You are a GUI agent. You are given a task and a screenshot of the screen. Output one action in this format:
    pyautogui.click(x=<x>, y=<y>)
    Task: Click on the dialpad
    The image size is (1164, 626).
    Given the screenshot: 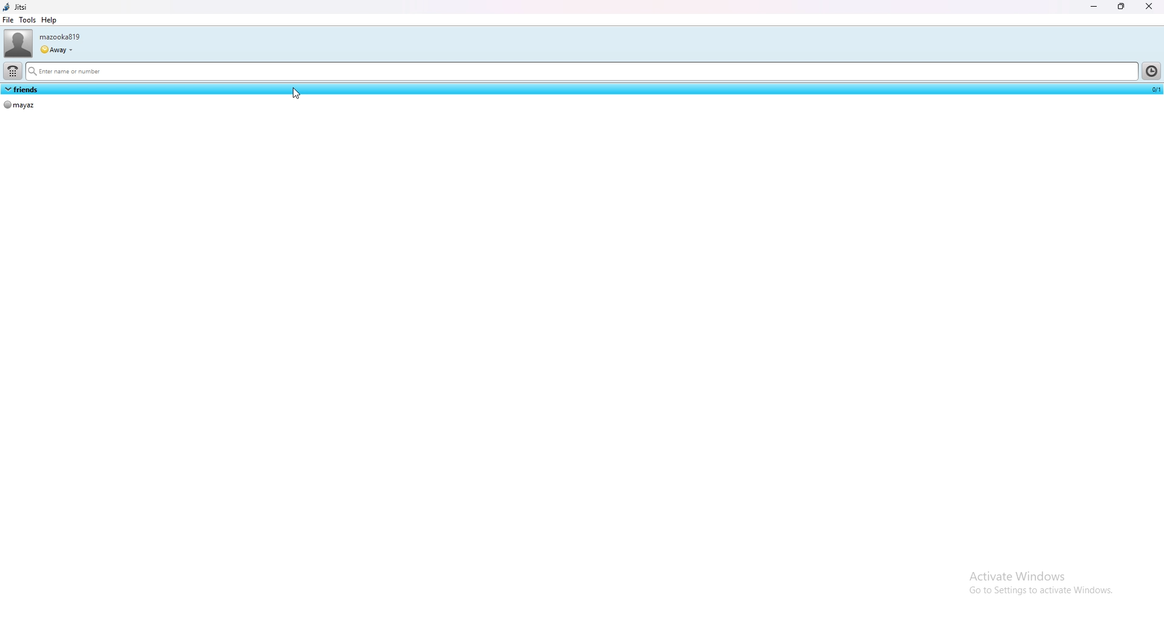 What is the action you would take?
    pyautogui.click(x=12, y=72)
    